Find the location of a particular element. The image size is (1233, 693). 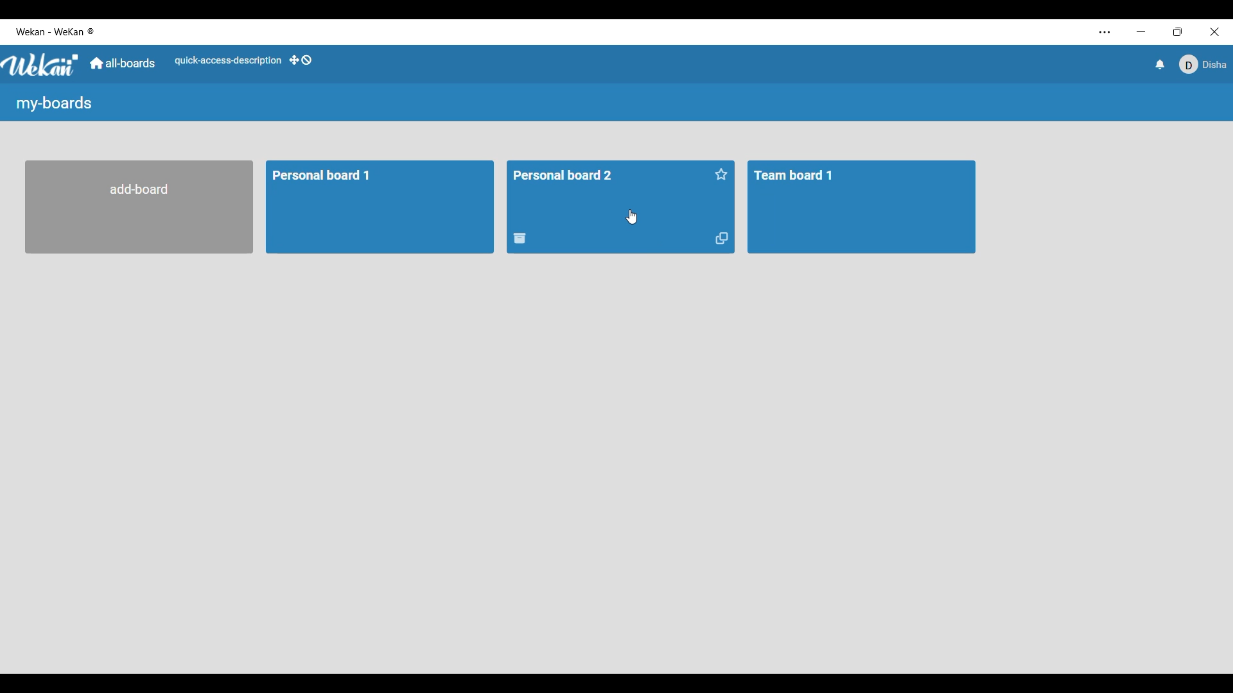

Close interface is located at coordinates (1215, 32).